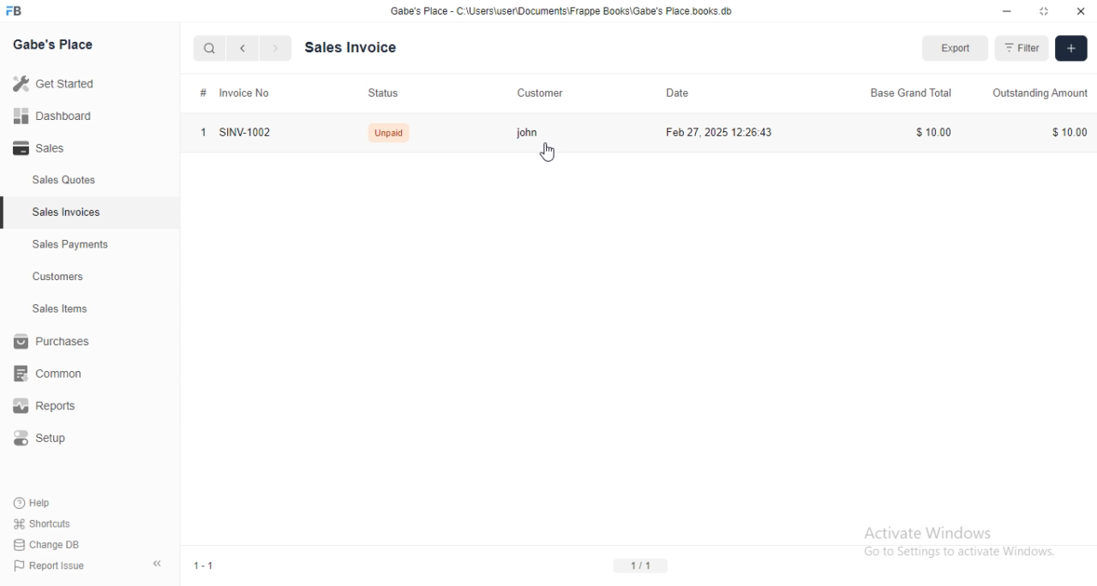 This screenshot has width=1097, height=586. Describe the element at coordinates (1080, 10) in the screenshot. I see `close` at that location.